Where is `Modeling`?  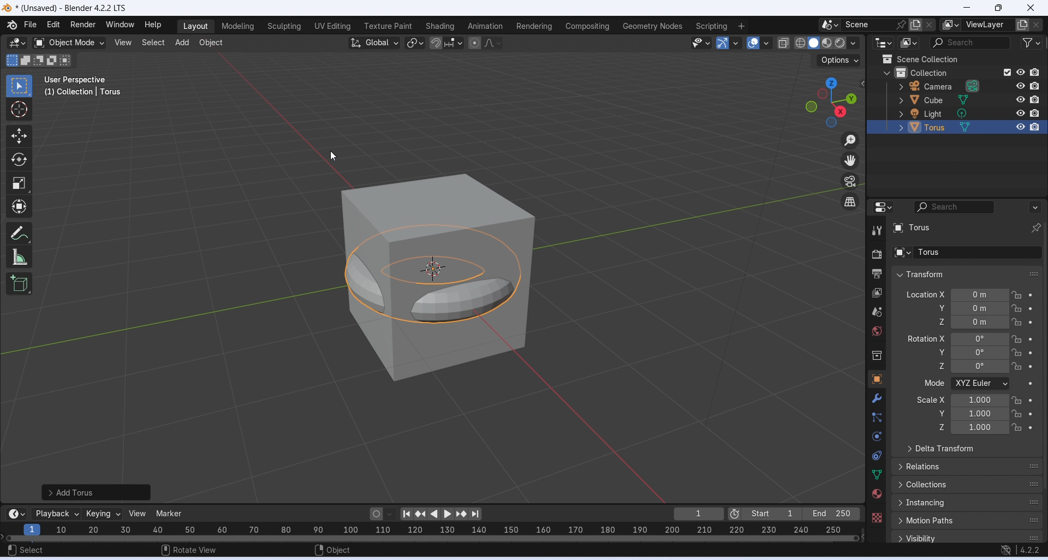
Modeling is located at coordinates (236, 27).